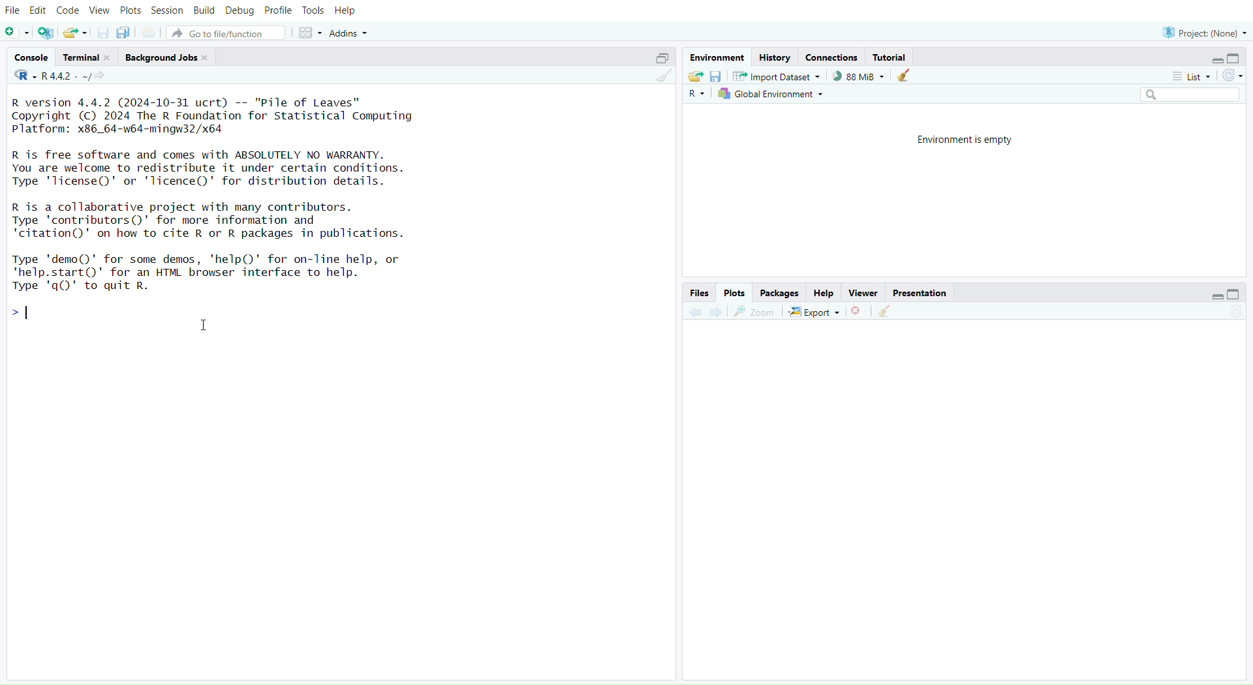 The width and height of the screenshot is (1253, 685). What do you see at coordinates (1230, 316) in the screenshot?
I see `refresh current plot` at bounding box center [1230, 316].